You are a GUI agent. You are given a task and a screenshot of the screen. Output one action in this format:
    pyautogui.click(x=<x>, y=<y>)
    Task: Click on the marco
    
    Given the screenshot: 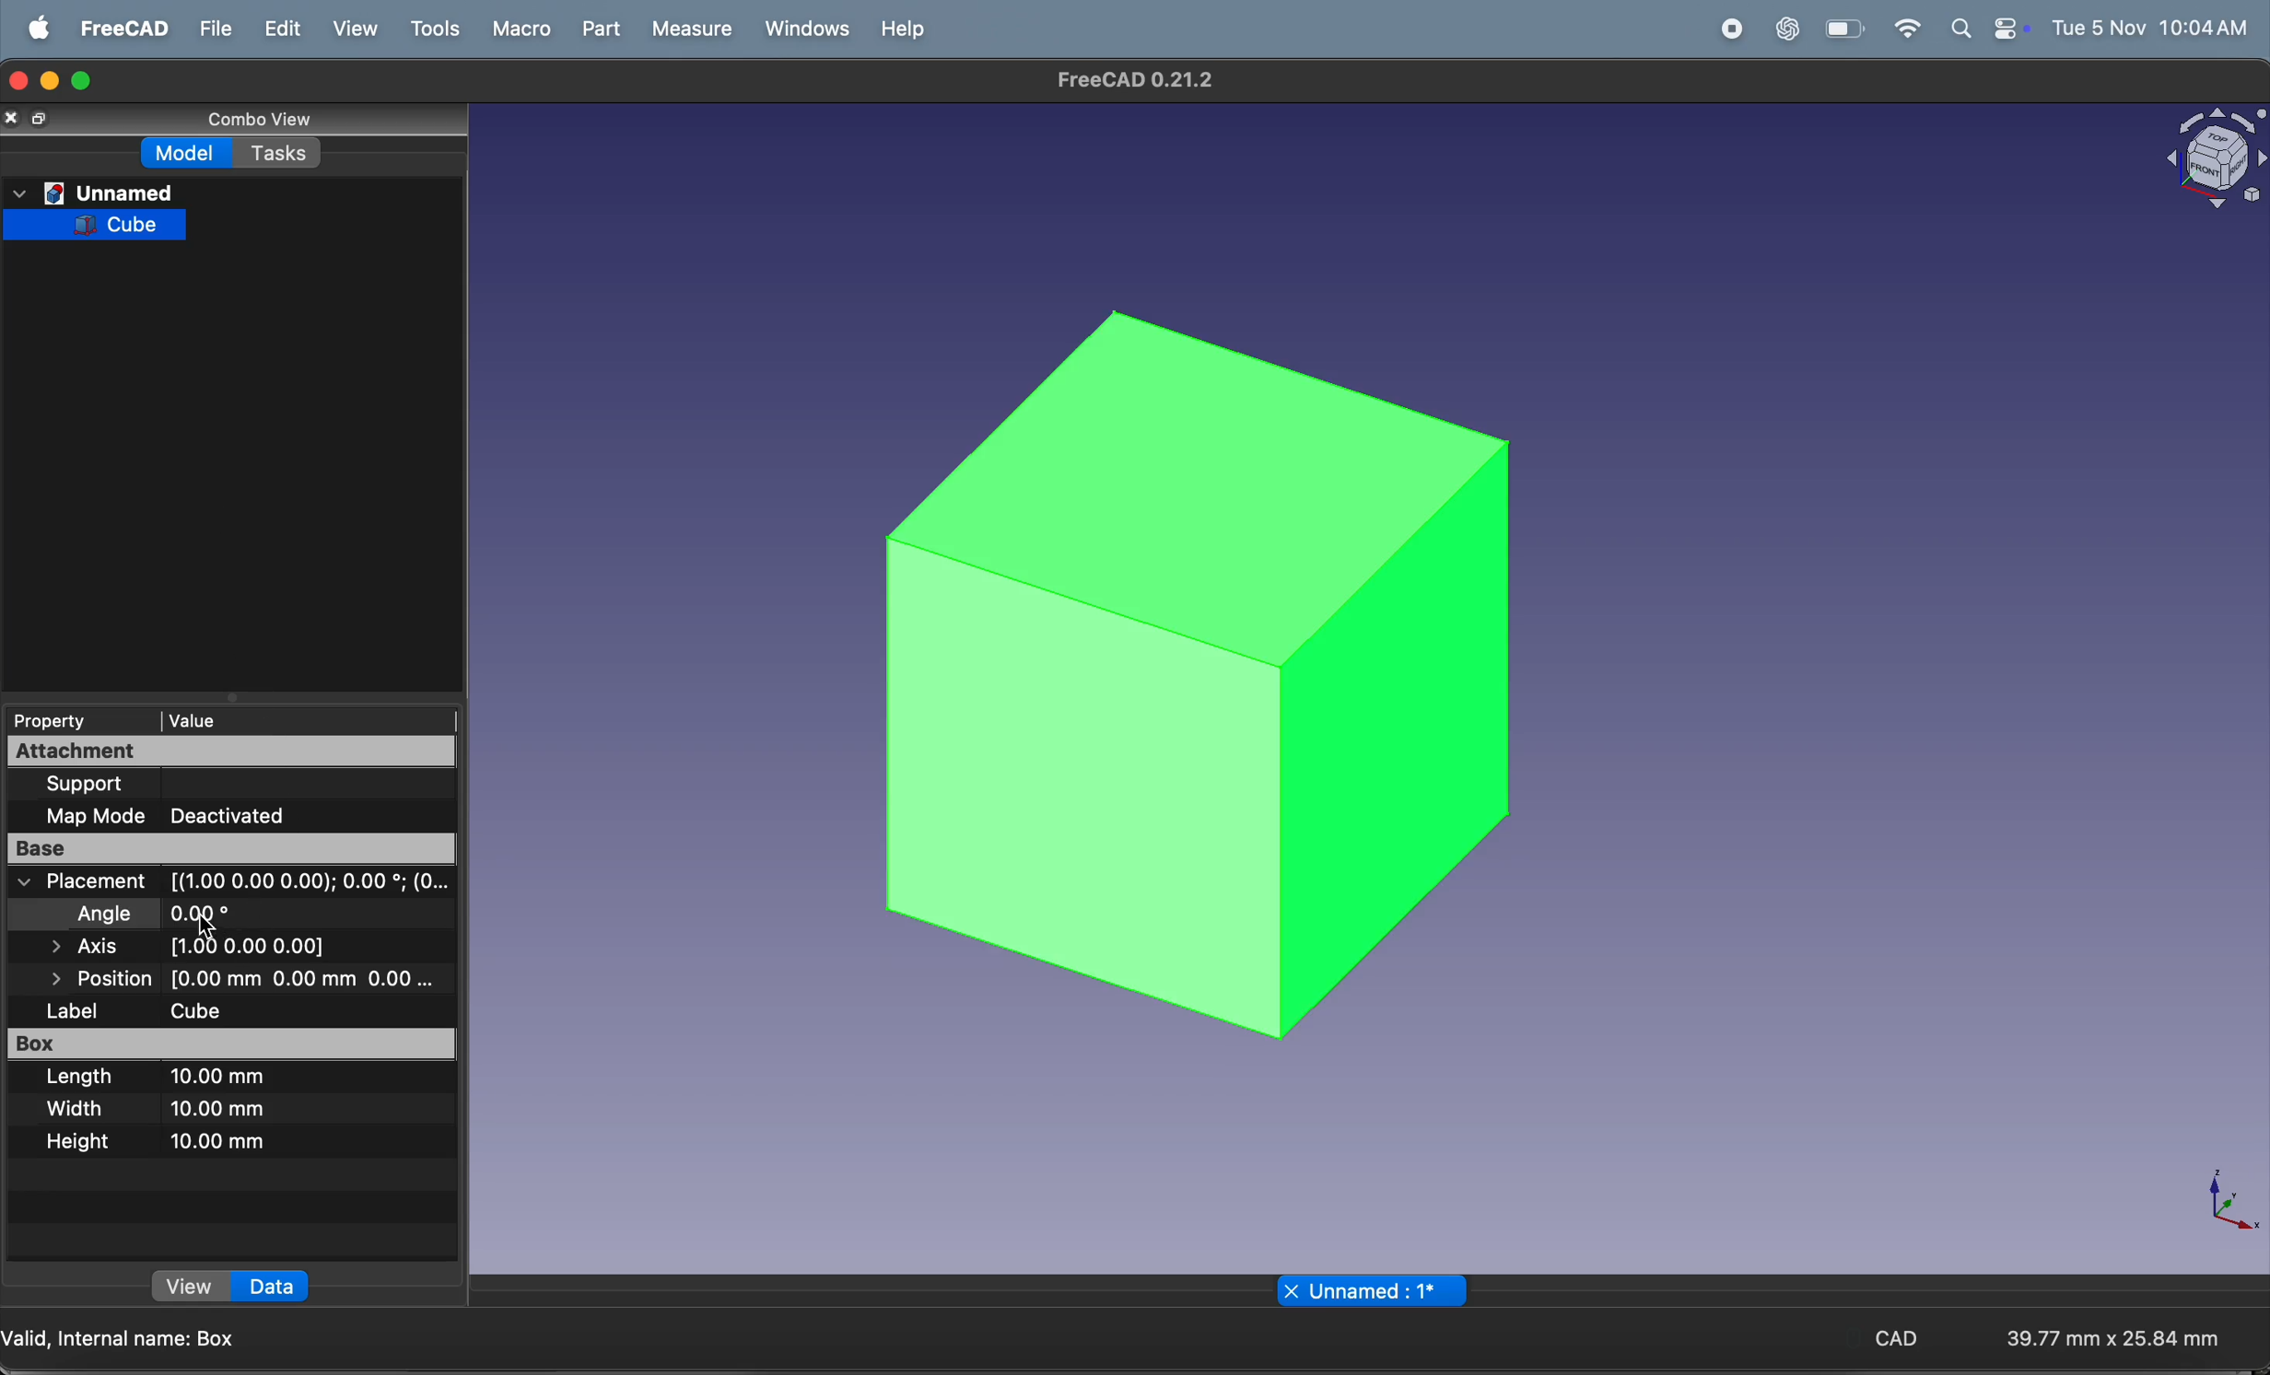 What is the action you would take?
    pyautogui.click(x=521, y=26)
    